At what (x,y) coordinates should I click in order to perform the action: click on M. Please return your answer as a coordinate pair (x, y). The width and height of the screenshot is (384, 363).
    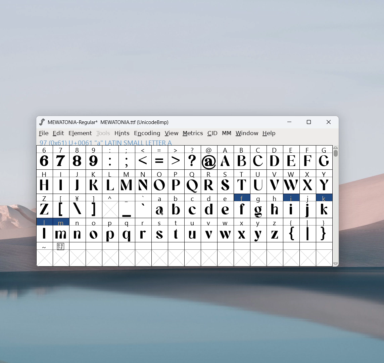
    Looking at the image, I should click on (127, 181).